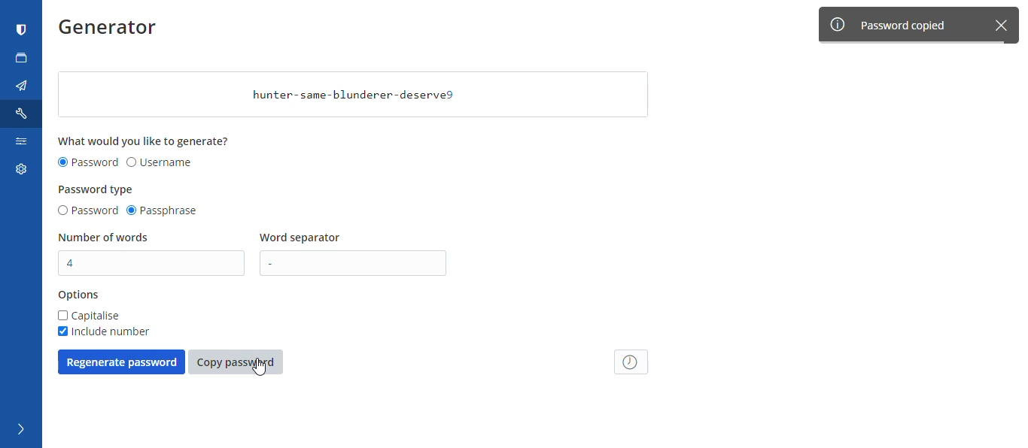  Describe the element at coordinates (903, 25) in the screenshot. I see `password copied ` at that location.